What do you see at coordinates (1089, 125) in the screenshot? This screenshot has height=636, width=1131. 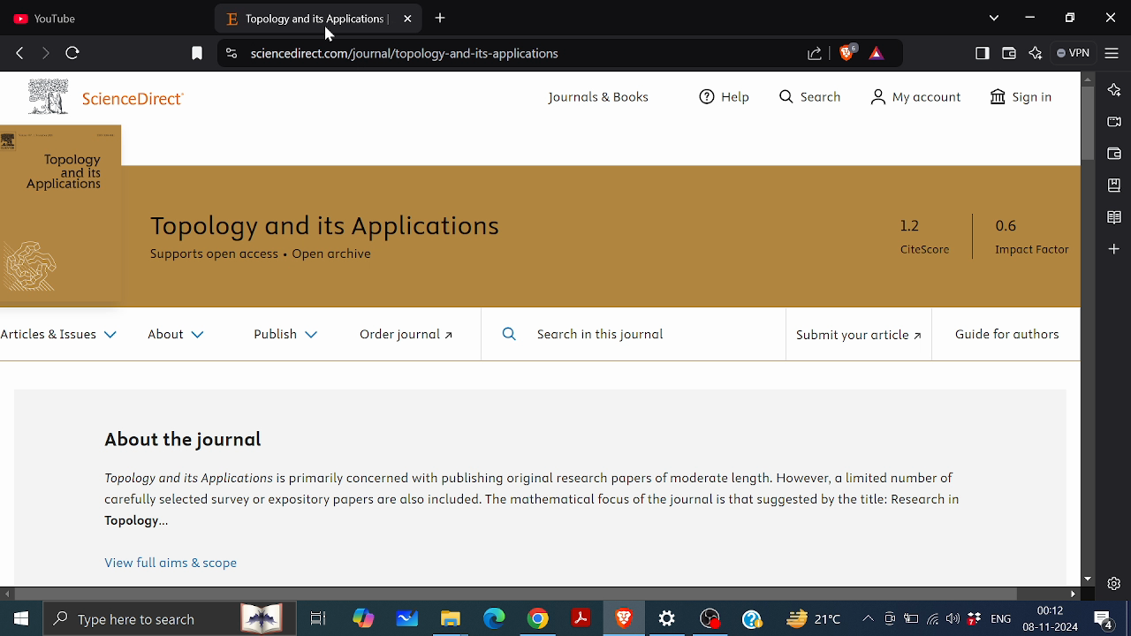 I see `Vertical scroll bar` at bounding box center [1089, 125].